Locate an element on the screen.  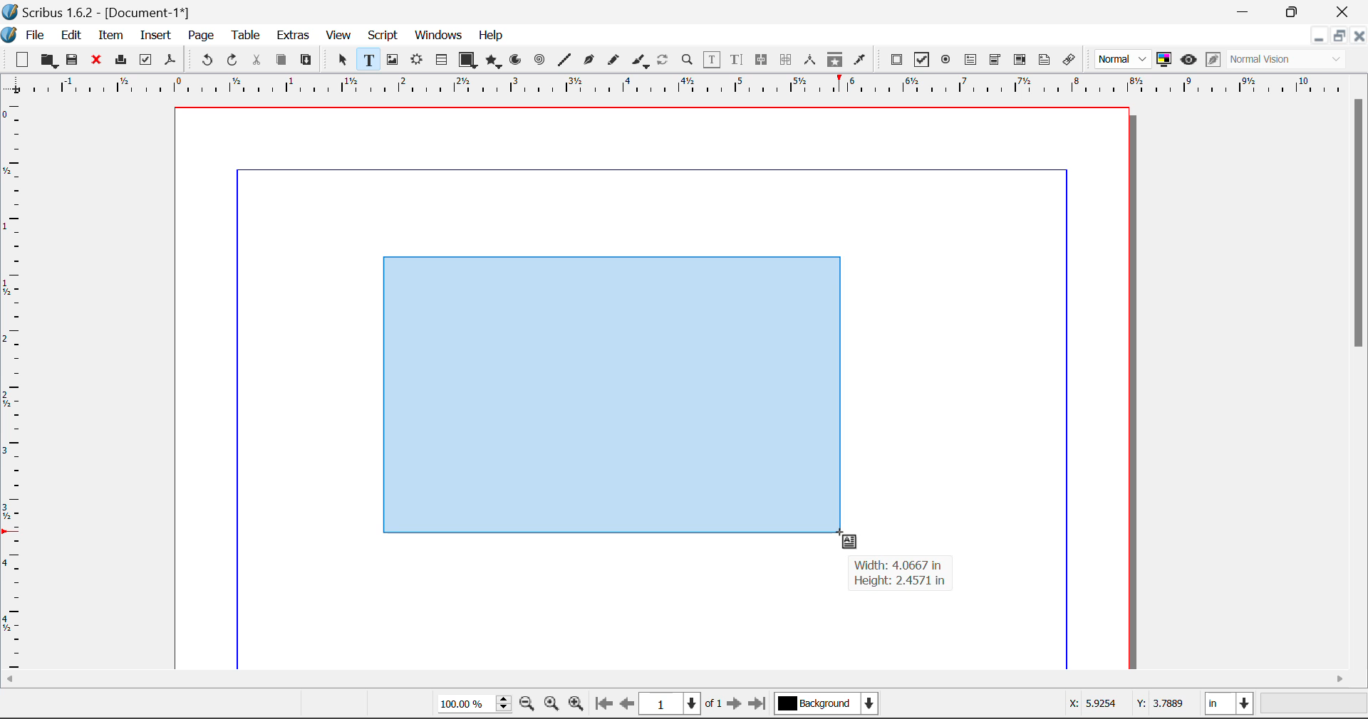
Background is located at coordinates (826, 705).